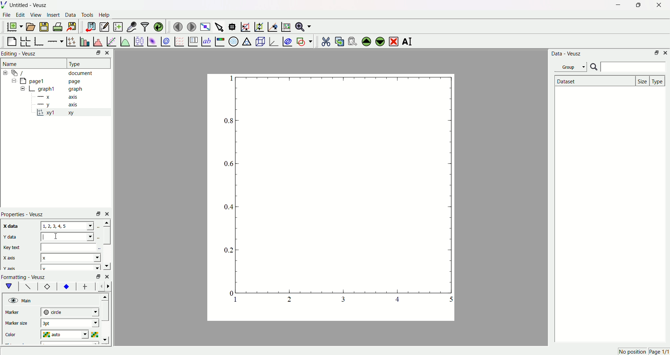  I want to click on Y axis, so click(10, 269).